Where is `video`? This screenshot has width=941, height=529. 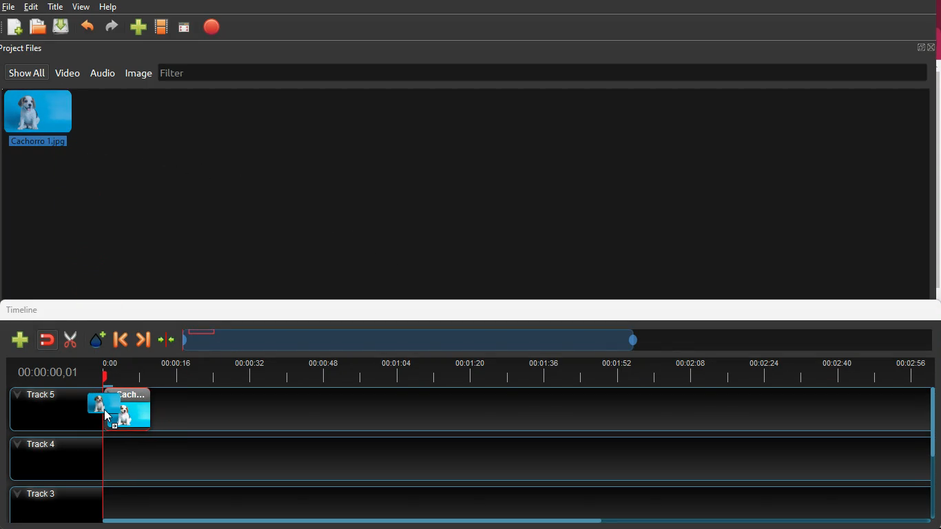 video is located at coordinates (68, 72).